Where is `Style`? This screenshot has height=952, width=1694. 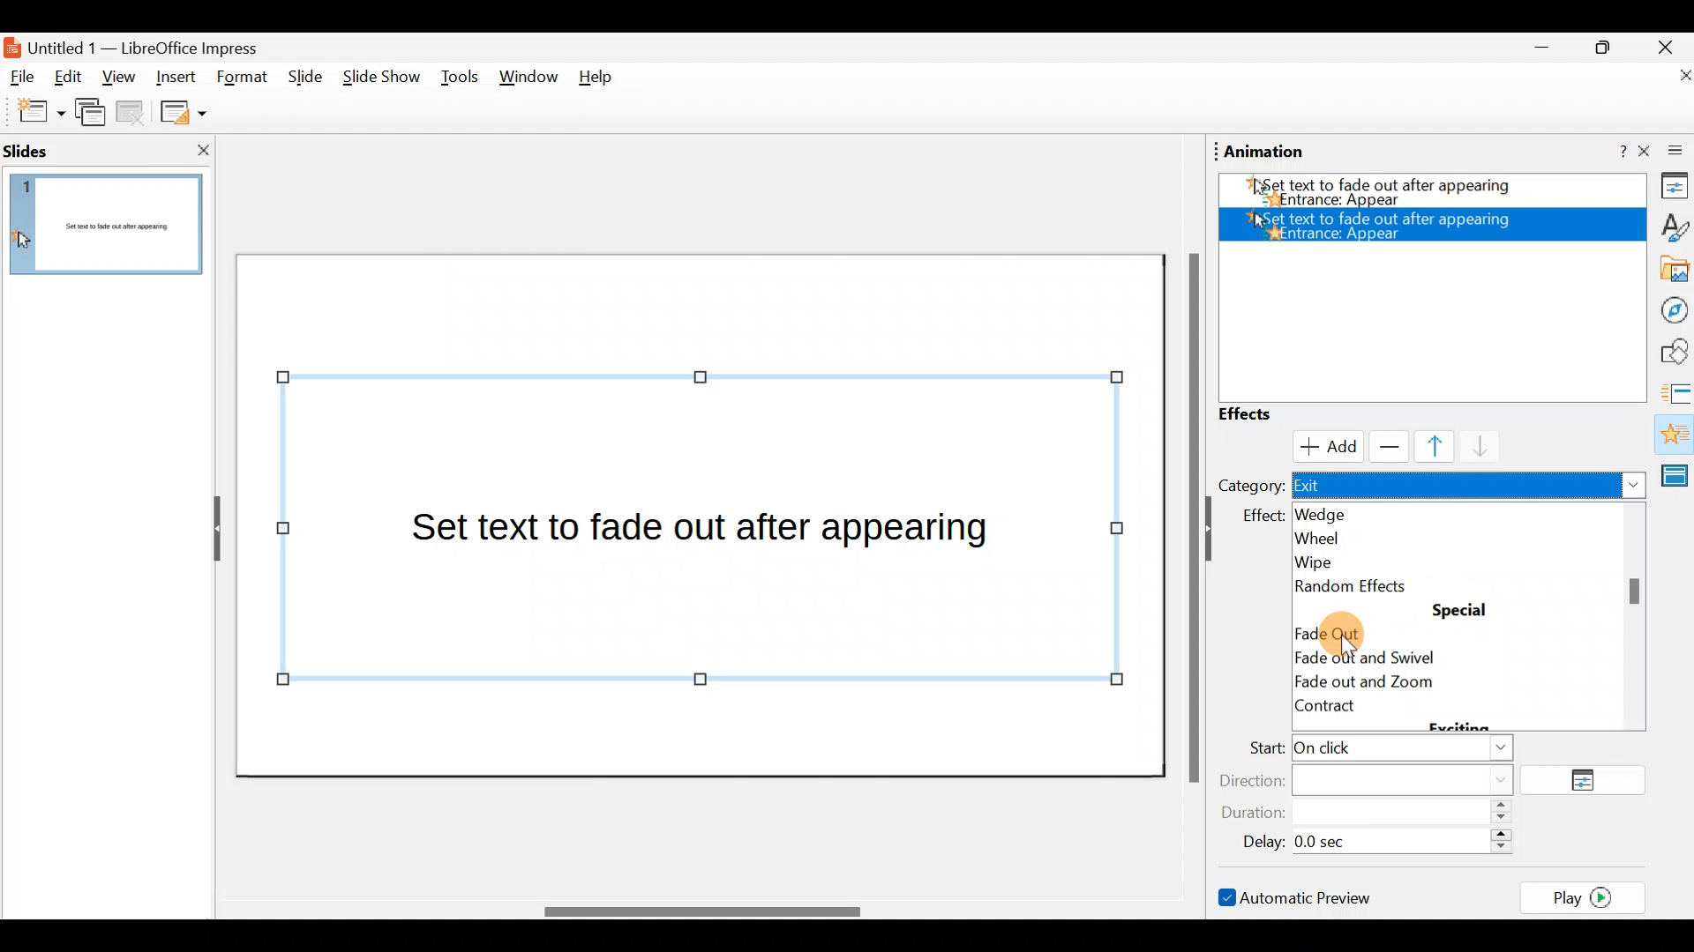 Style is located at coordinates (1668, 226).